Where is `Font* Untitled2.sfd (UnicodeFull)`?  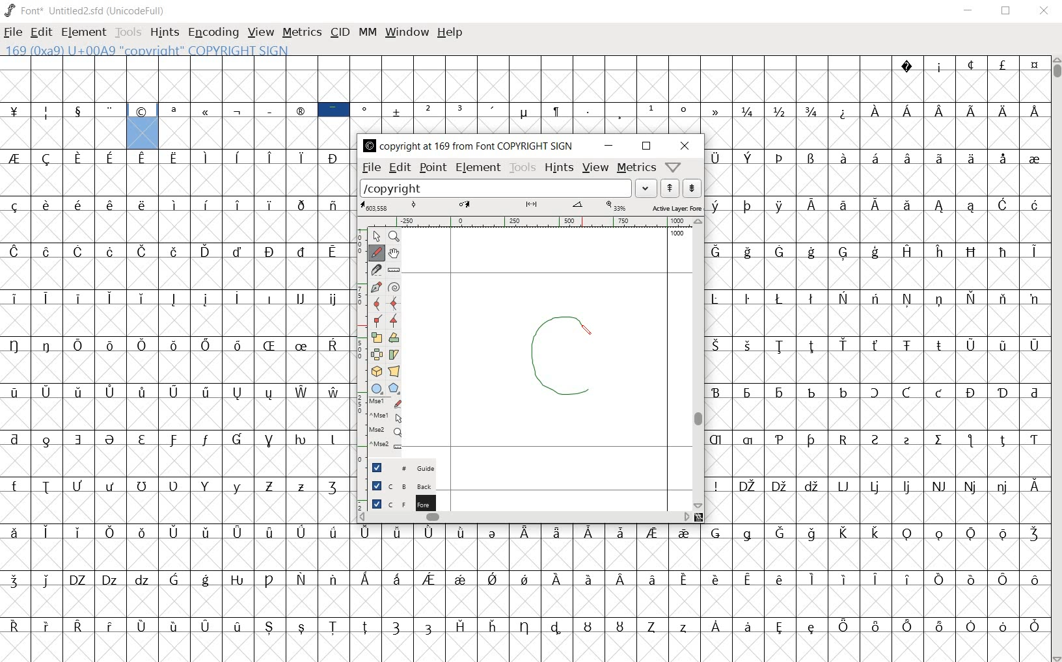 Font* Untitled2.sfd (UnicodeFull) is located at coordinates (86, 11).